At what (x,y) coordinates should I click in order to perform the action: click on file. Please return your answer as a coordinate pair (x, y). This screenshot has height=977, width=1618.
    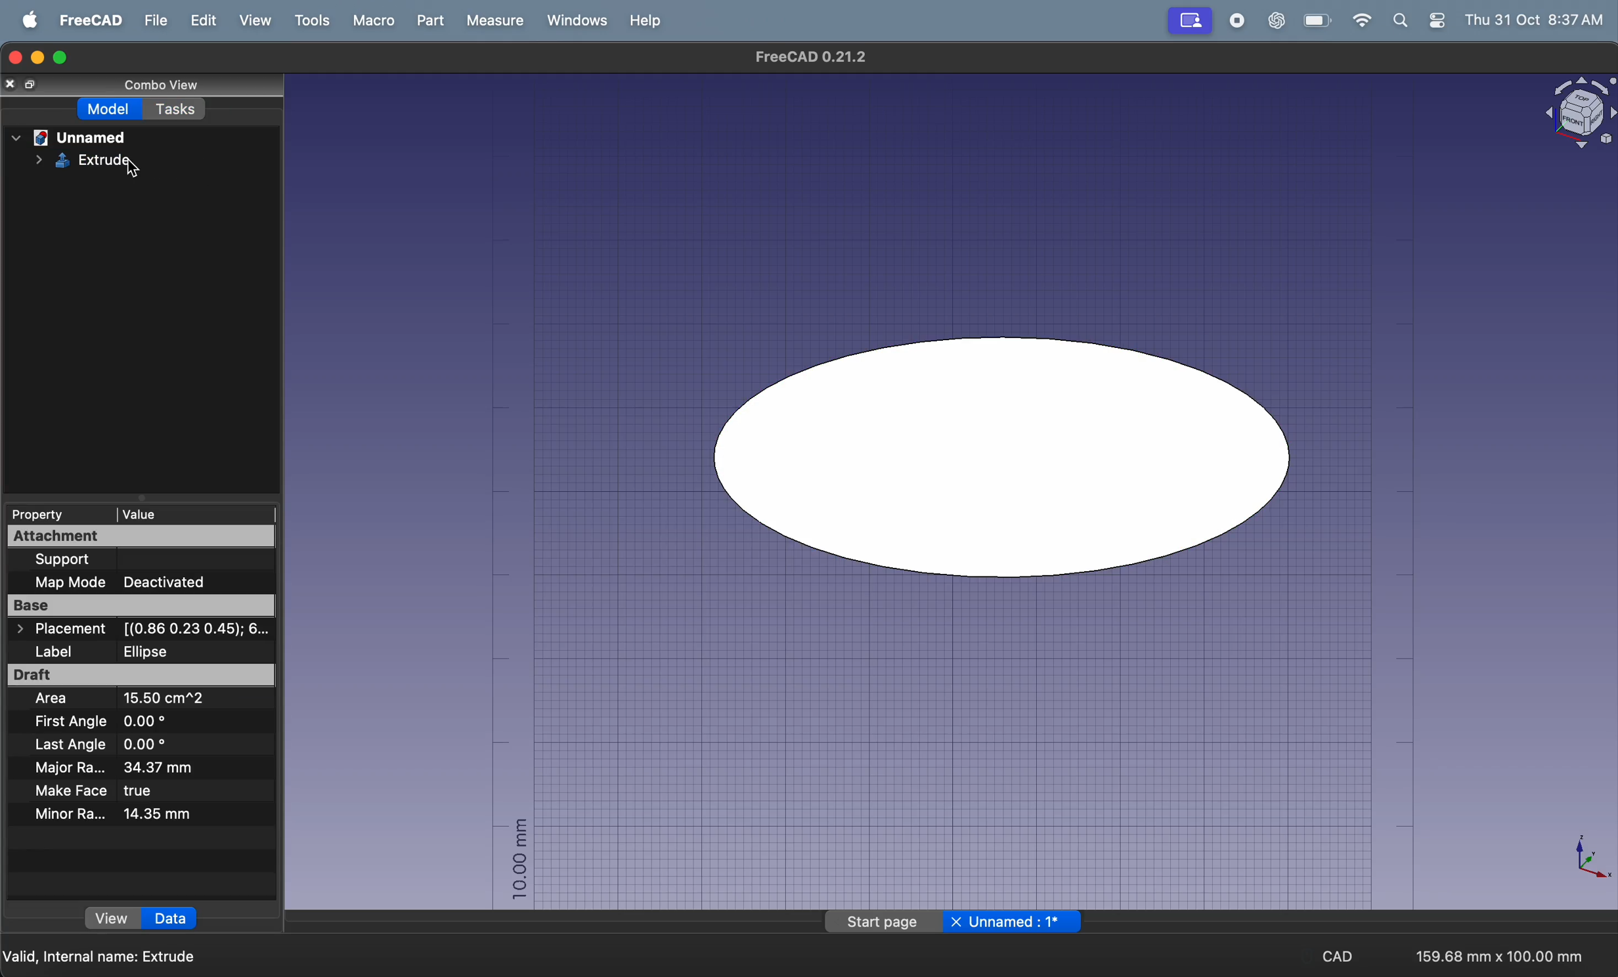
    Looking at the image, I should click on (151, 22).